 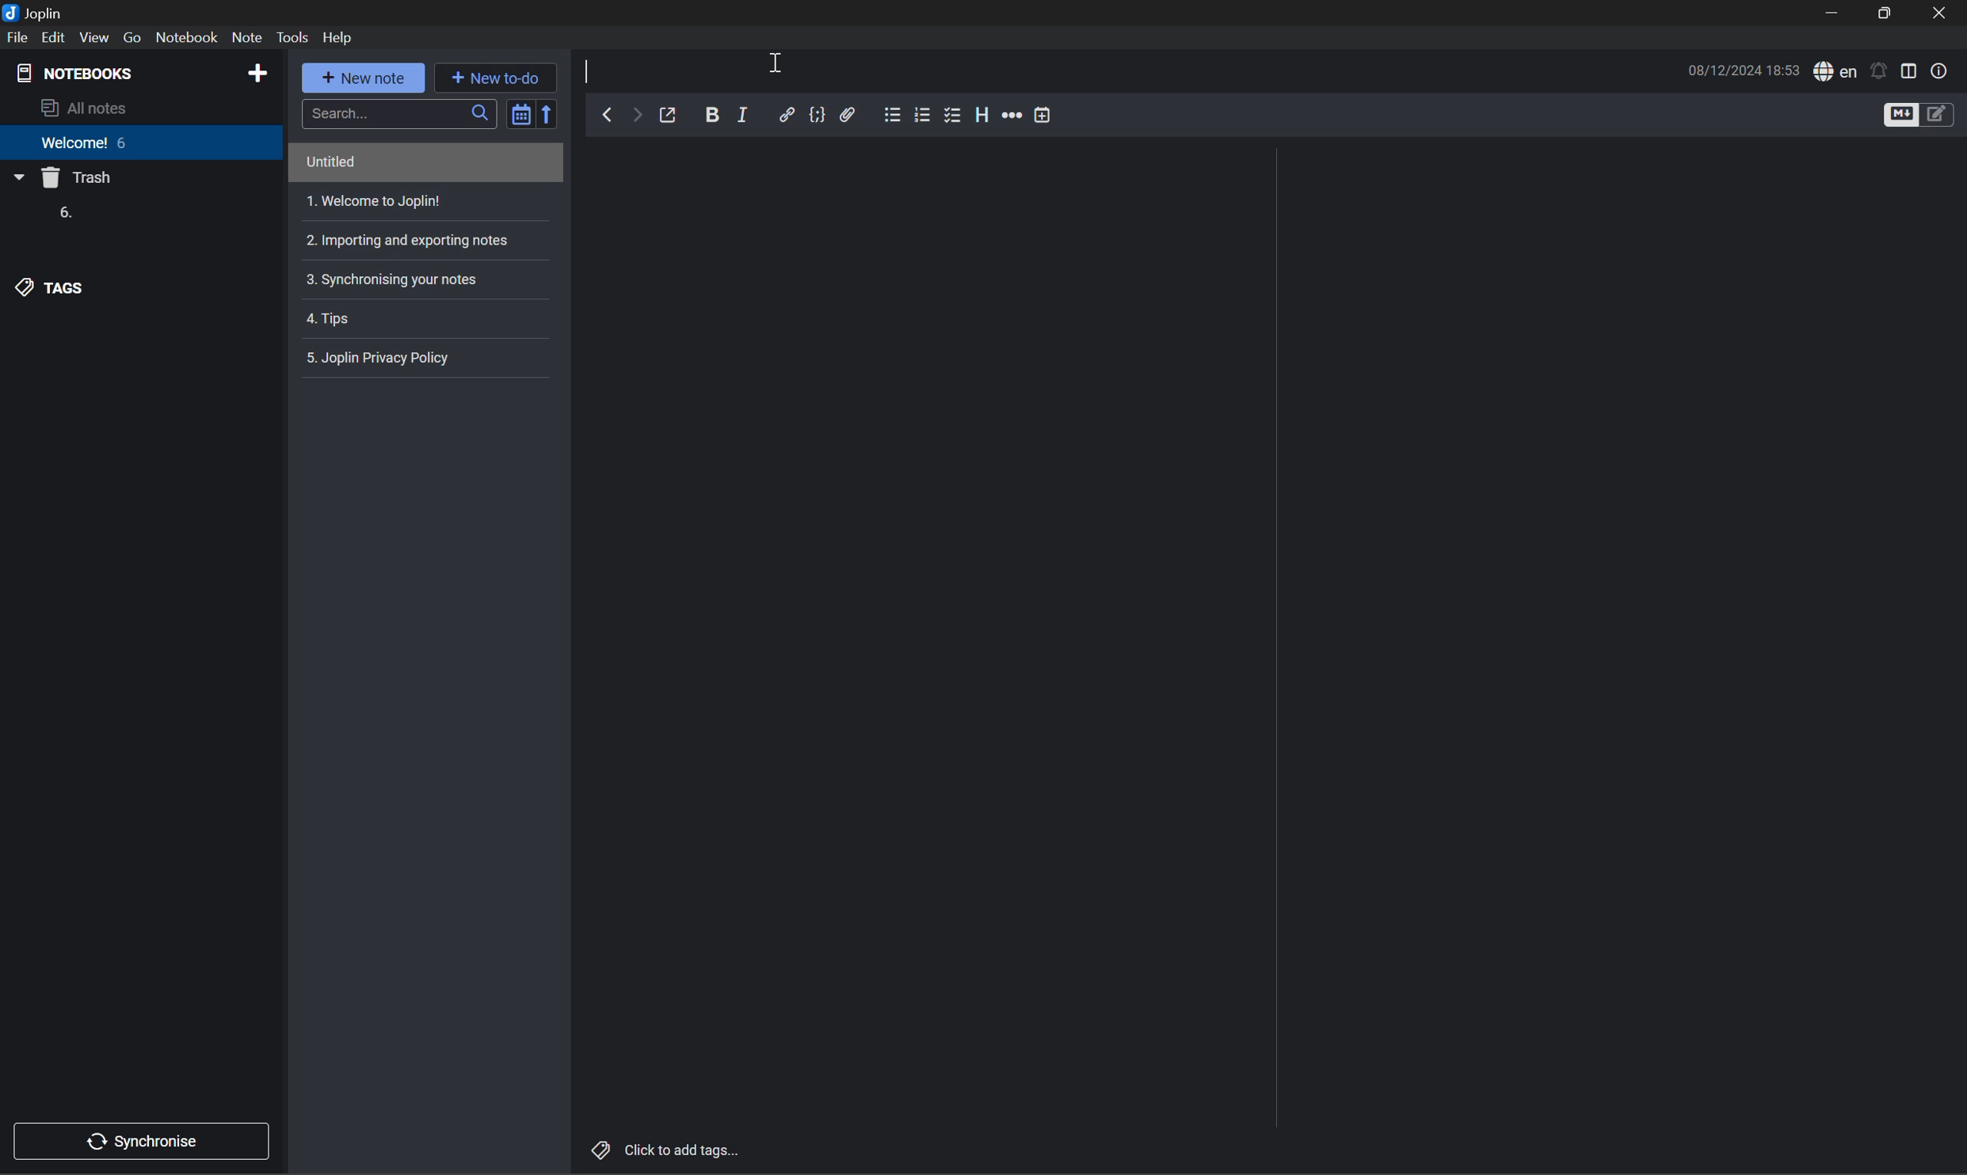 I want to click on Attach file, so click(x=850, y=114).